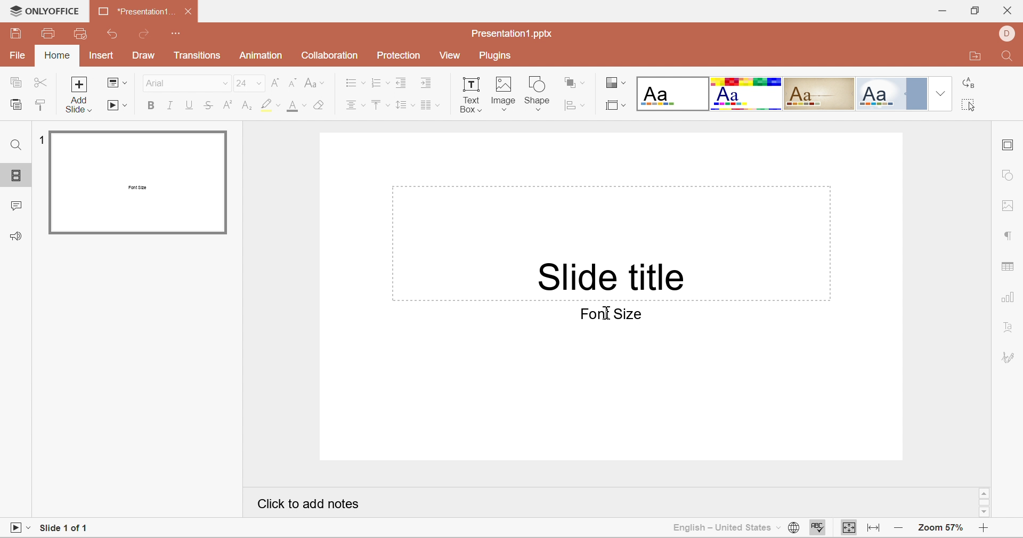  I want to click on Presentation1.pptx, so click(512, 34).